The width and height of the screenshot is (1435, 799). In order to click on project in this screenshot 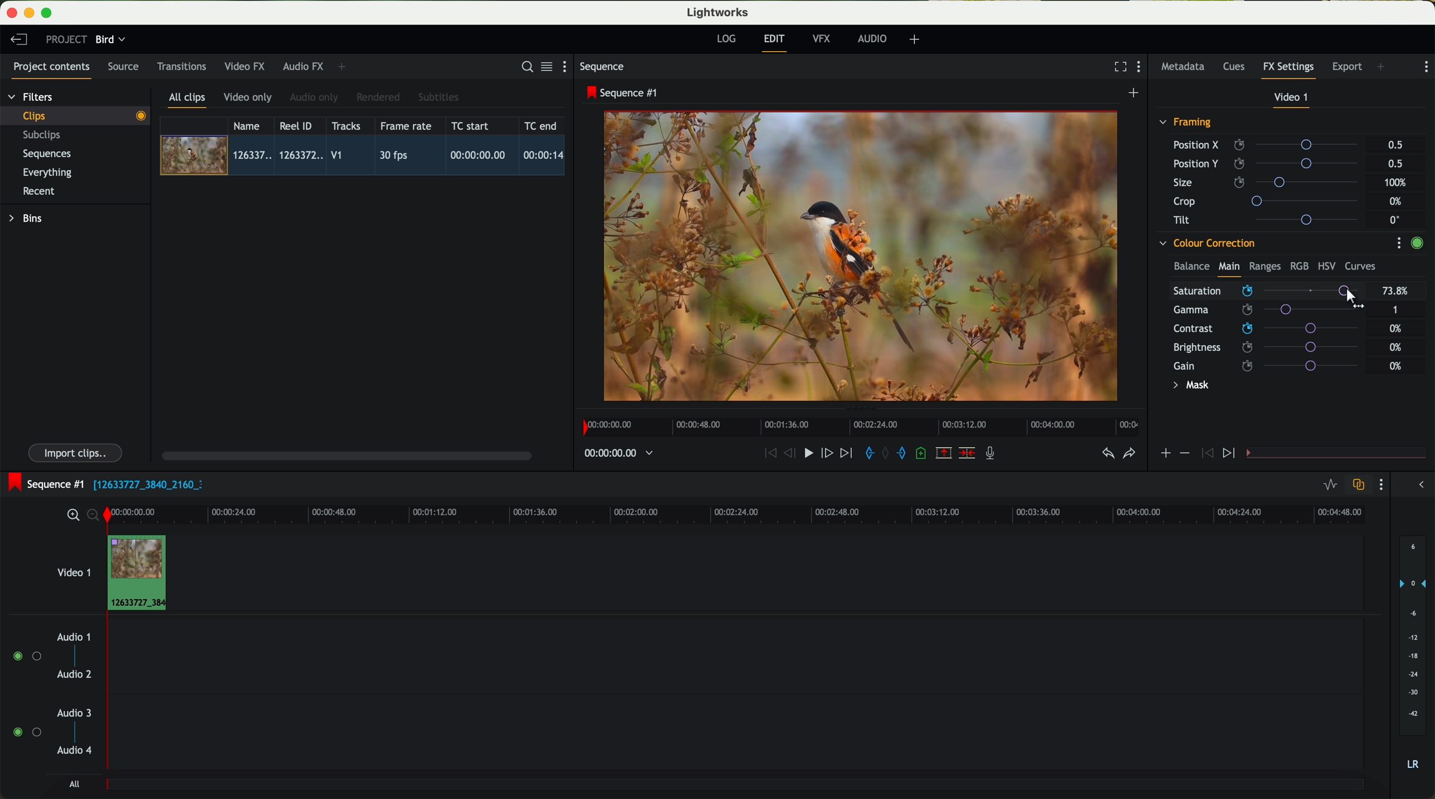, I will do `click(66, 39)`.